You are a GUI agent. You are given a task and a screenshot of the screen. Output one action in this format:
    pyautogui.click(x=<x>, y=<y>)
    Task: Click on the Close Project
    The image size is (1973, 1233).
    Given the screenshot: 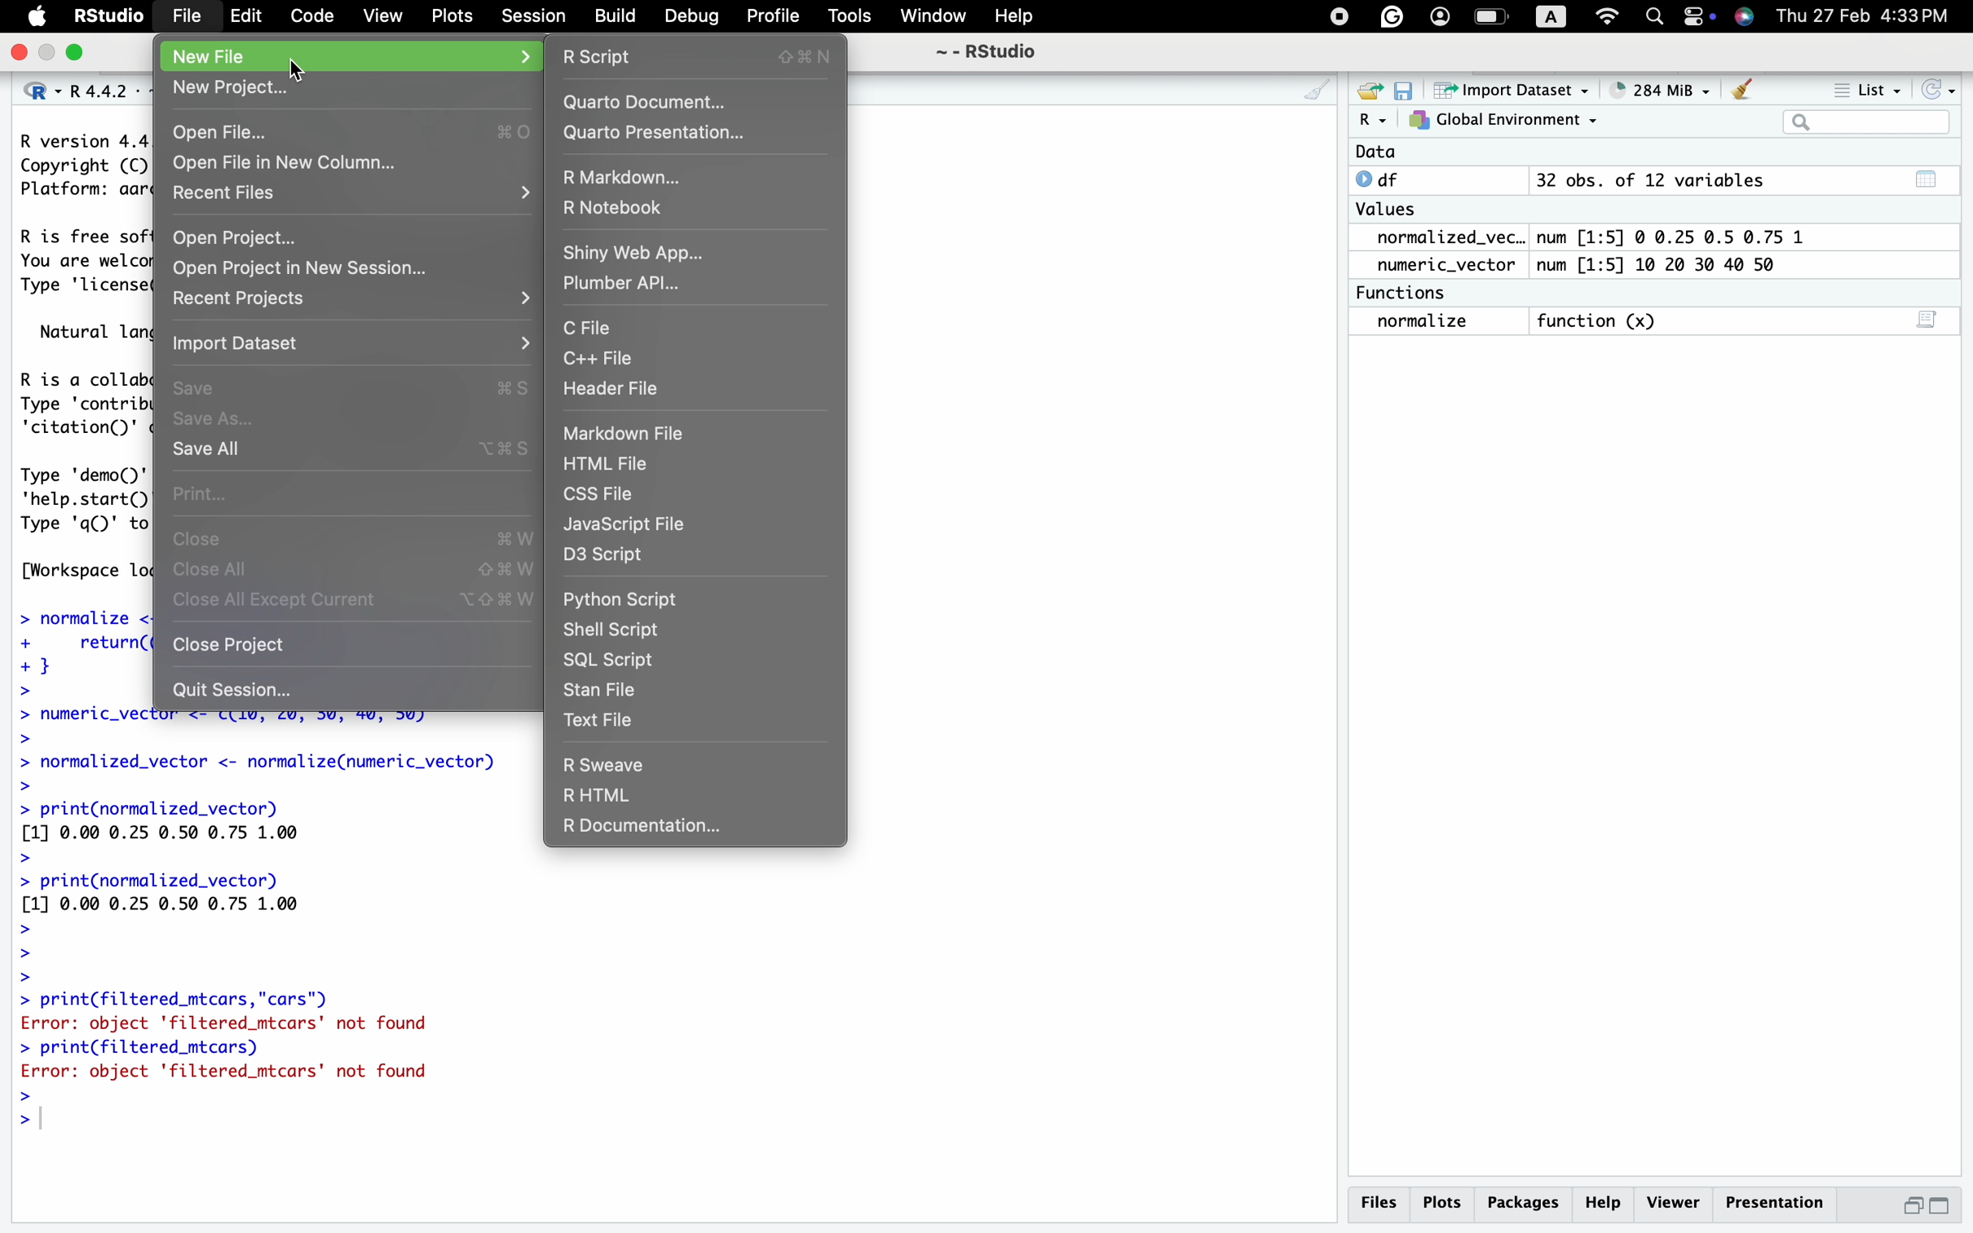 What is the action you would take?
    pyautogui.click(x=237, y=647)
    